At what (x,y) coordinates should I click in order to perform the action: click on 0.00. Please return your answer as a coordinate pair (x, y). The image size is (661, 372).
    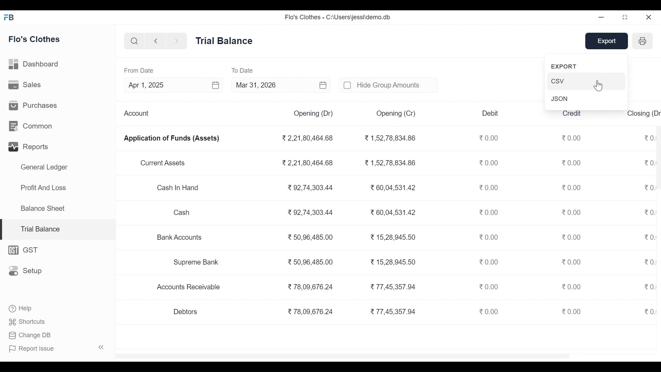
    Looking at the image, I should click on (490, 287).